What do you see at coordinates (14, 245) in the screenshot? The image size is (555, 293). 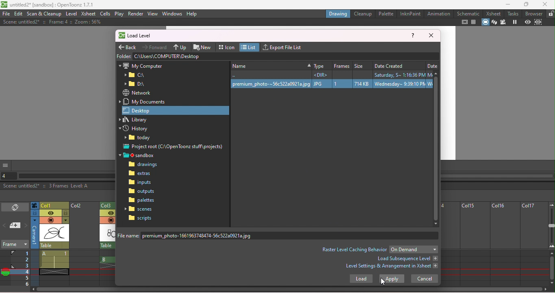 I see `Frame` at bounding box center [14, 245].